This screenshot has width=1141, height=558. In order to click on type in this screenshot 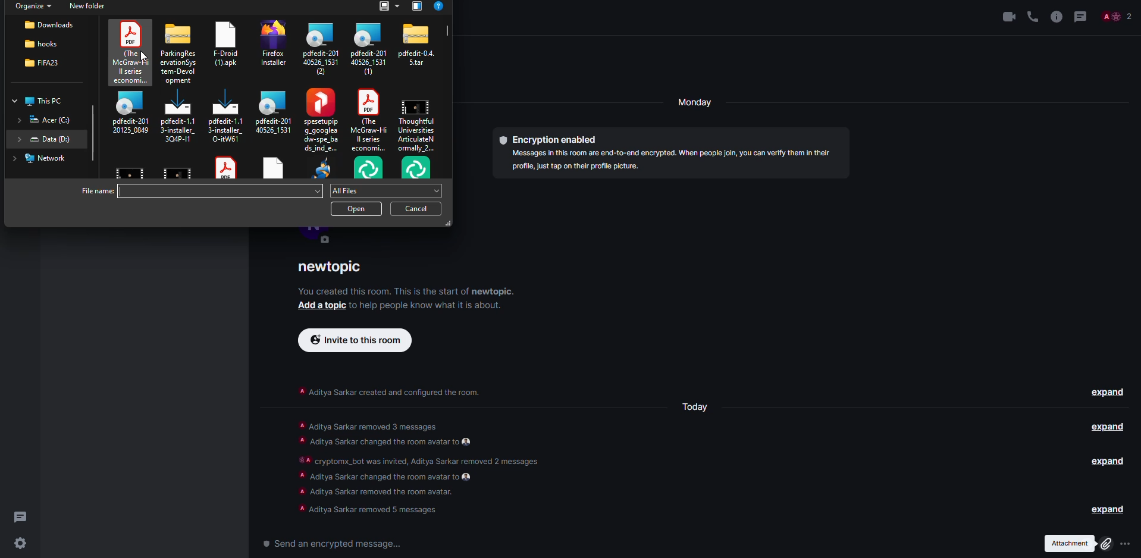, I will do `click(207, 191)`.